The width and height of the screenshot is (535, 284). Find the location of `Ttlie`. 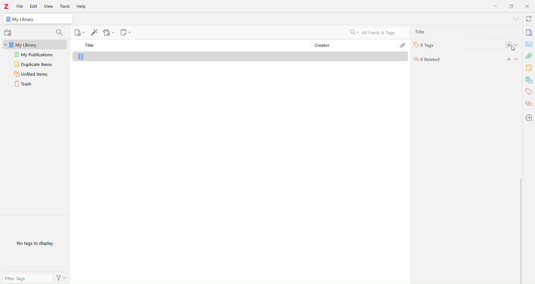

Ttlie is located at coordinates (421, 32).